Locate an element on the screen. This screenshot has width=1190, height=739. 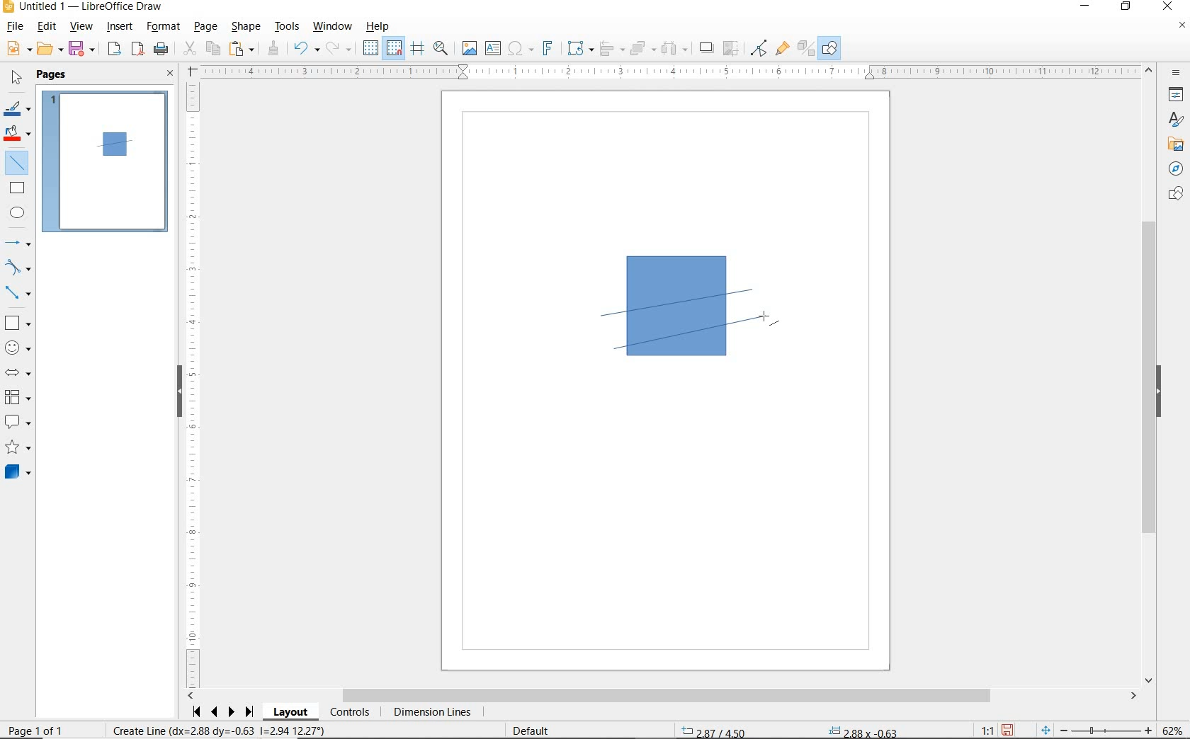
ELLIPSE is located at coordinates (18, 212).